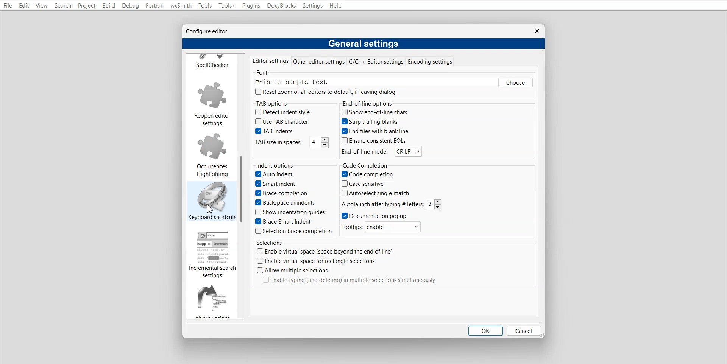 This screenshot has height=364, width=727. What do you see at coordinates (211, 61) in the screenshot?
I see `Spell Checker` at bounding box center [211, 61].